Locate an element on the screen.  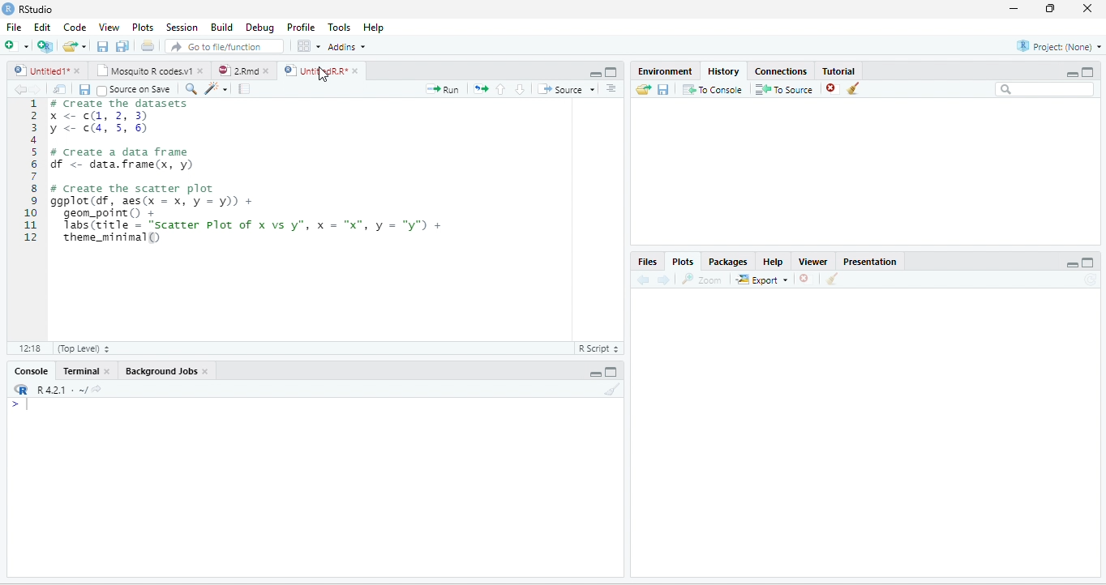
Create a project is located at coordinates (46, 45).